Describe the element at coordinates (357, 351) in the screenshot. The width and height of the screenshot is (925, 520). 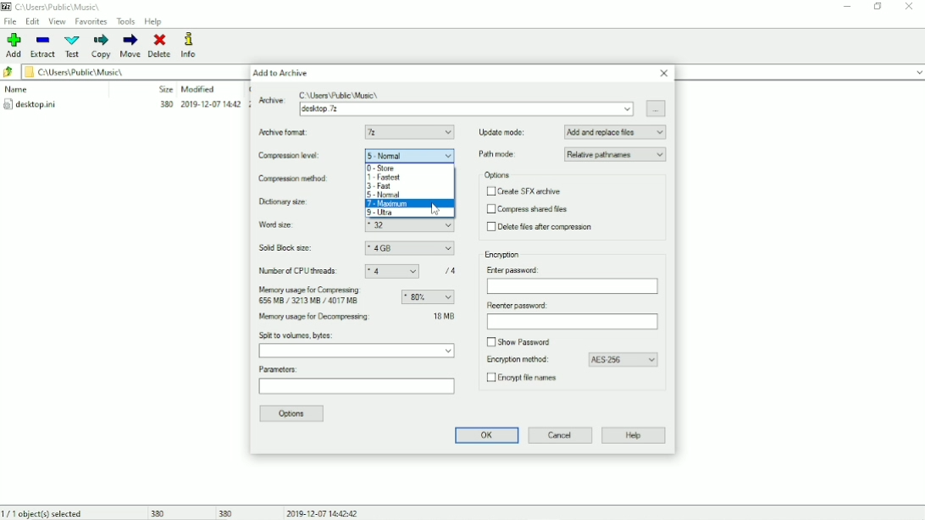
I see `Split to volumes` at that location.